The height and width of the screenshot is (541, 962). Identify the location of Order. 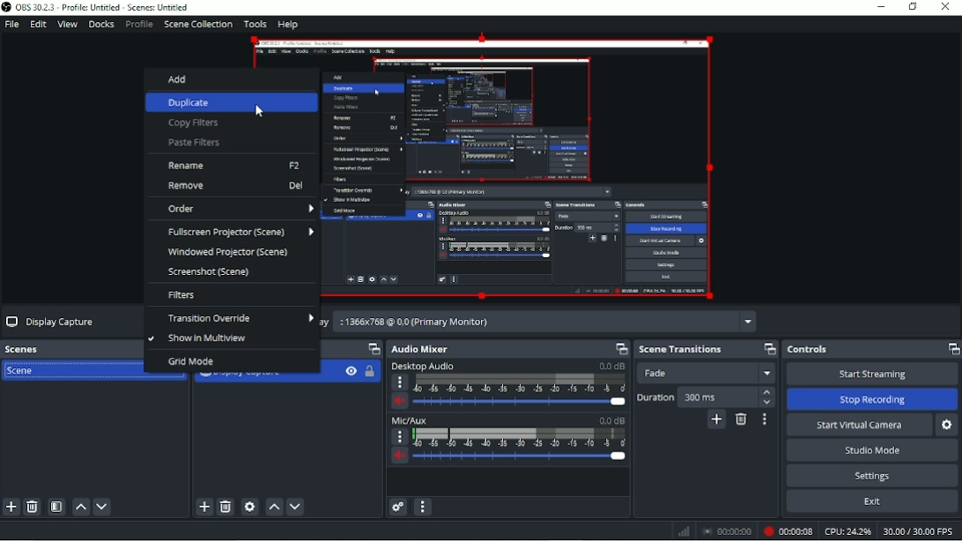
(239, 209).